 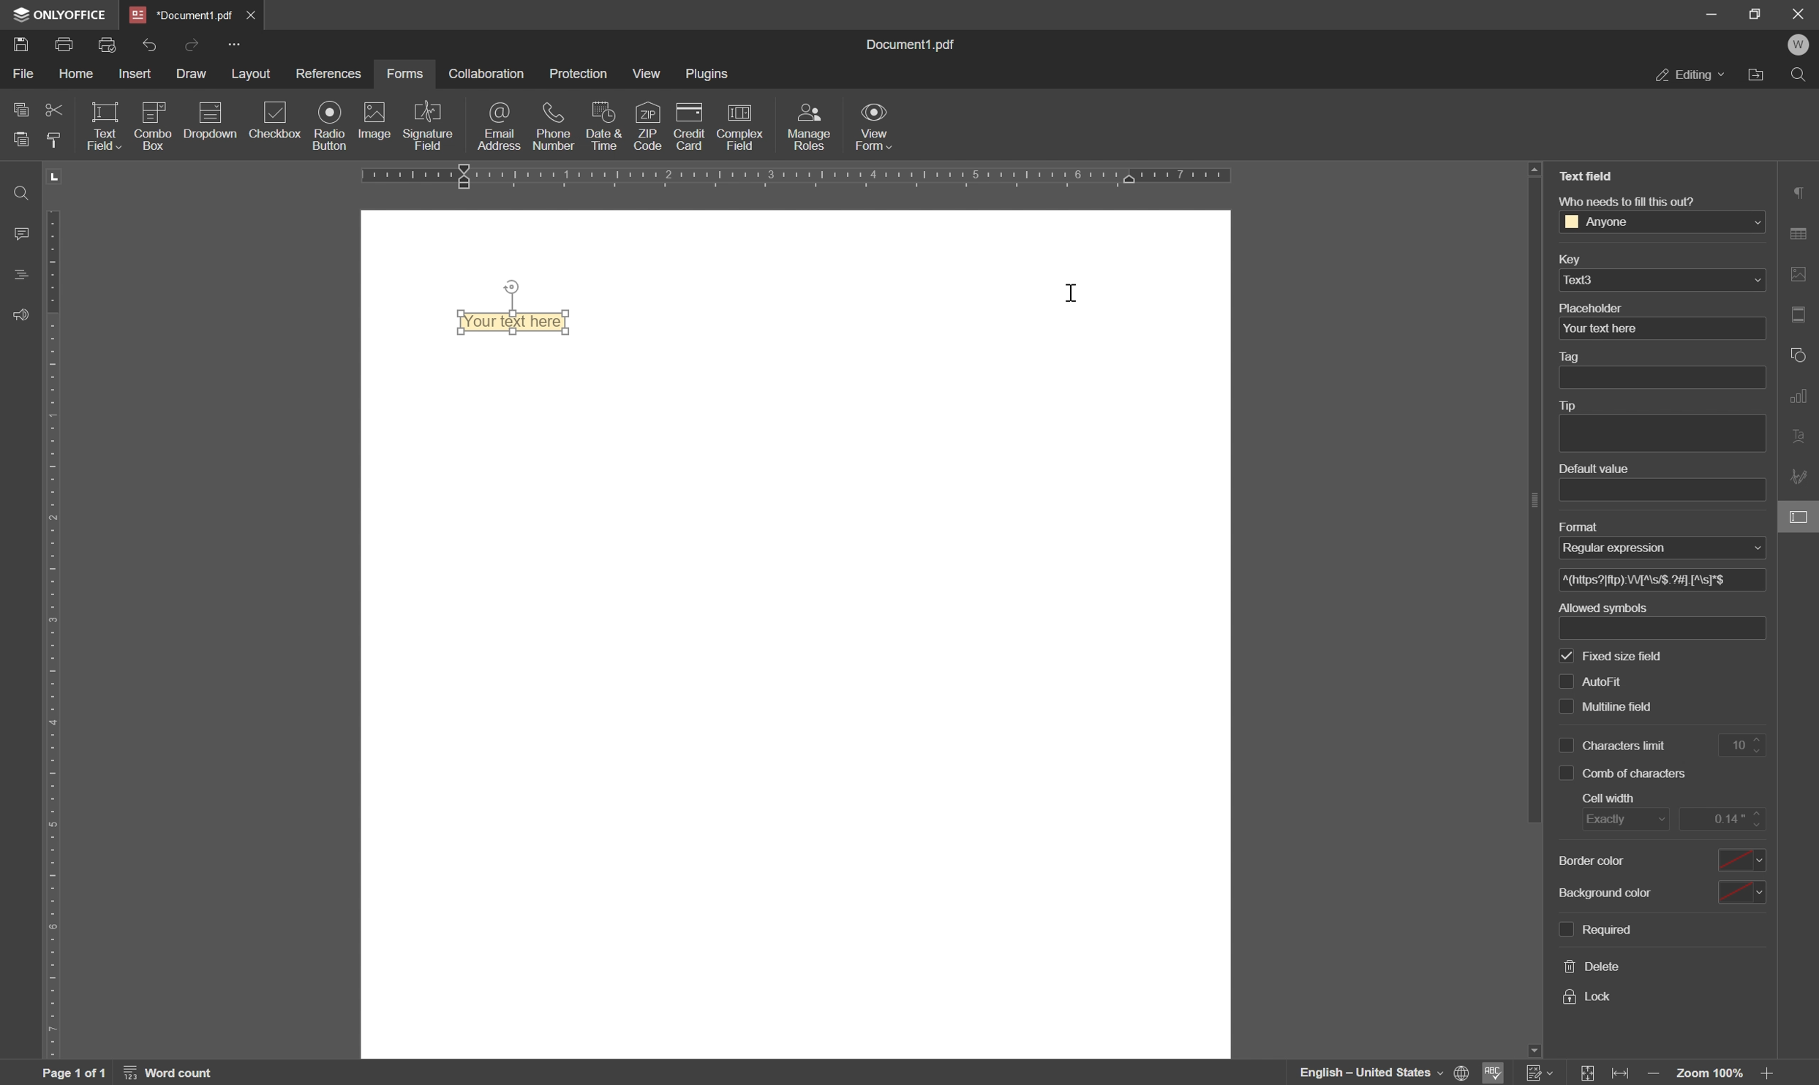 What do you see at coordinates (113, 45) in the screenshot?
I see `quick print` at bounding box center [113, 45].